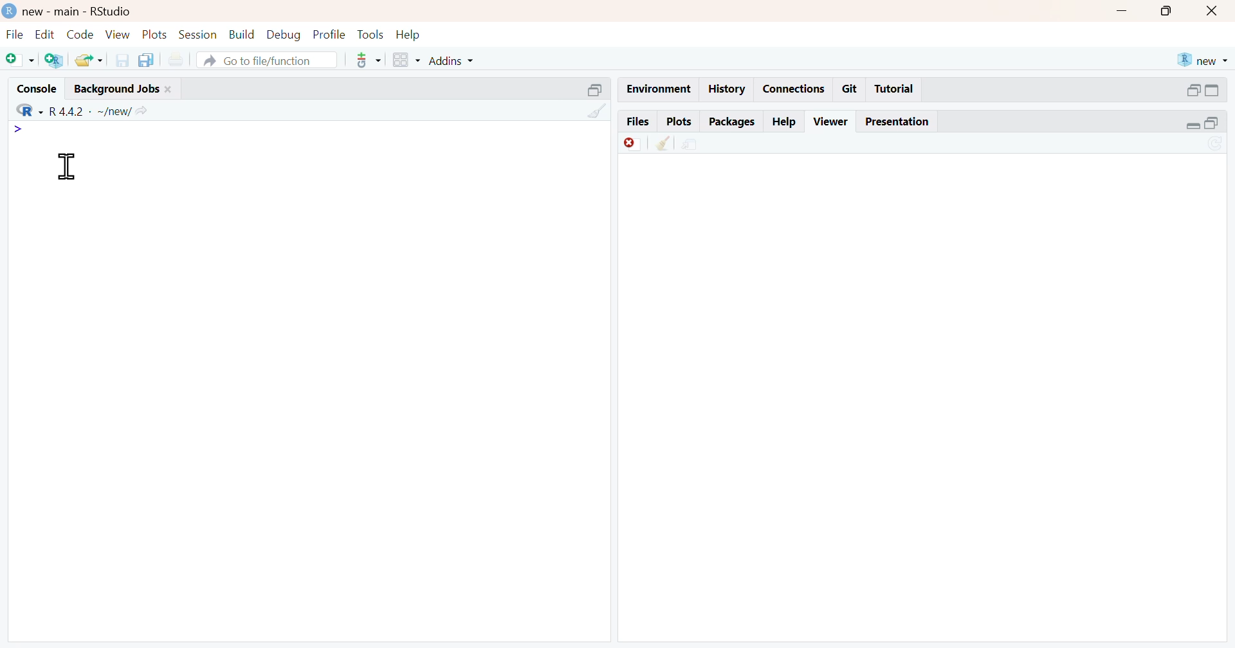  I want to click on profile, so click(329, 34).